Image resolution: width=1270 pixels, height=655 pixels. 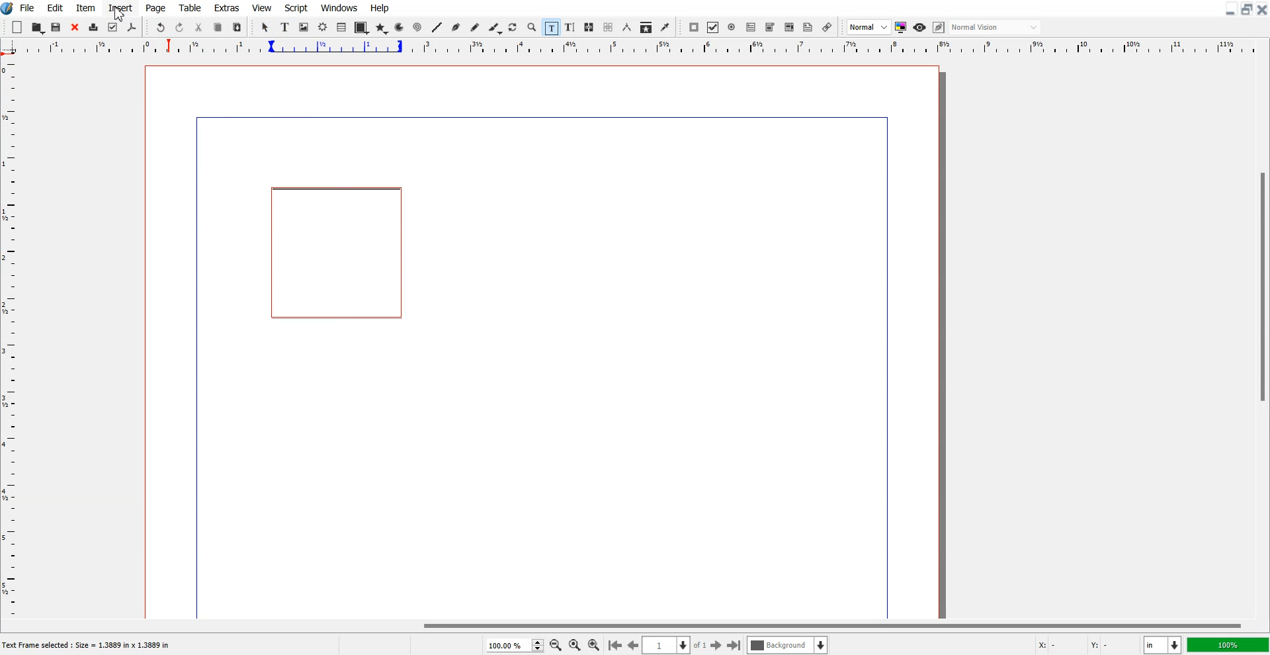 I want to click on Go to First Page, so click(x=614, y=644).